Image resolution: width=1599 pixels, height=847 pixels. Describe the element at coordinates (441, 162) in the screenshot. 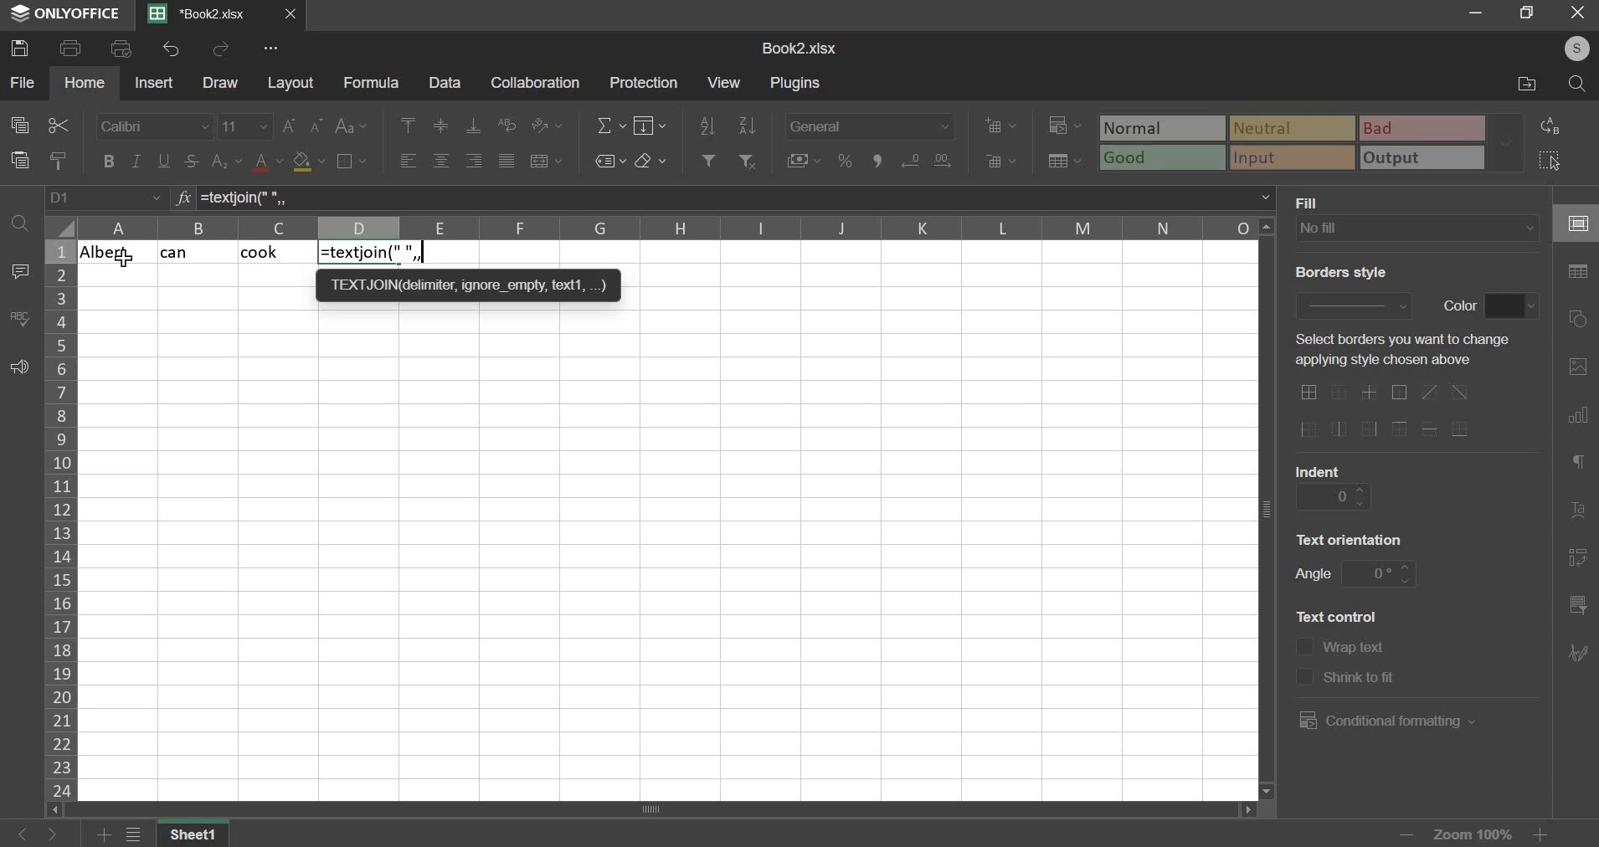

I see `align center` at that location.